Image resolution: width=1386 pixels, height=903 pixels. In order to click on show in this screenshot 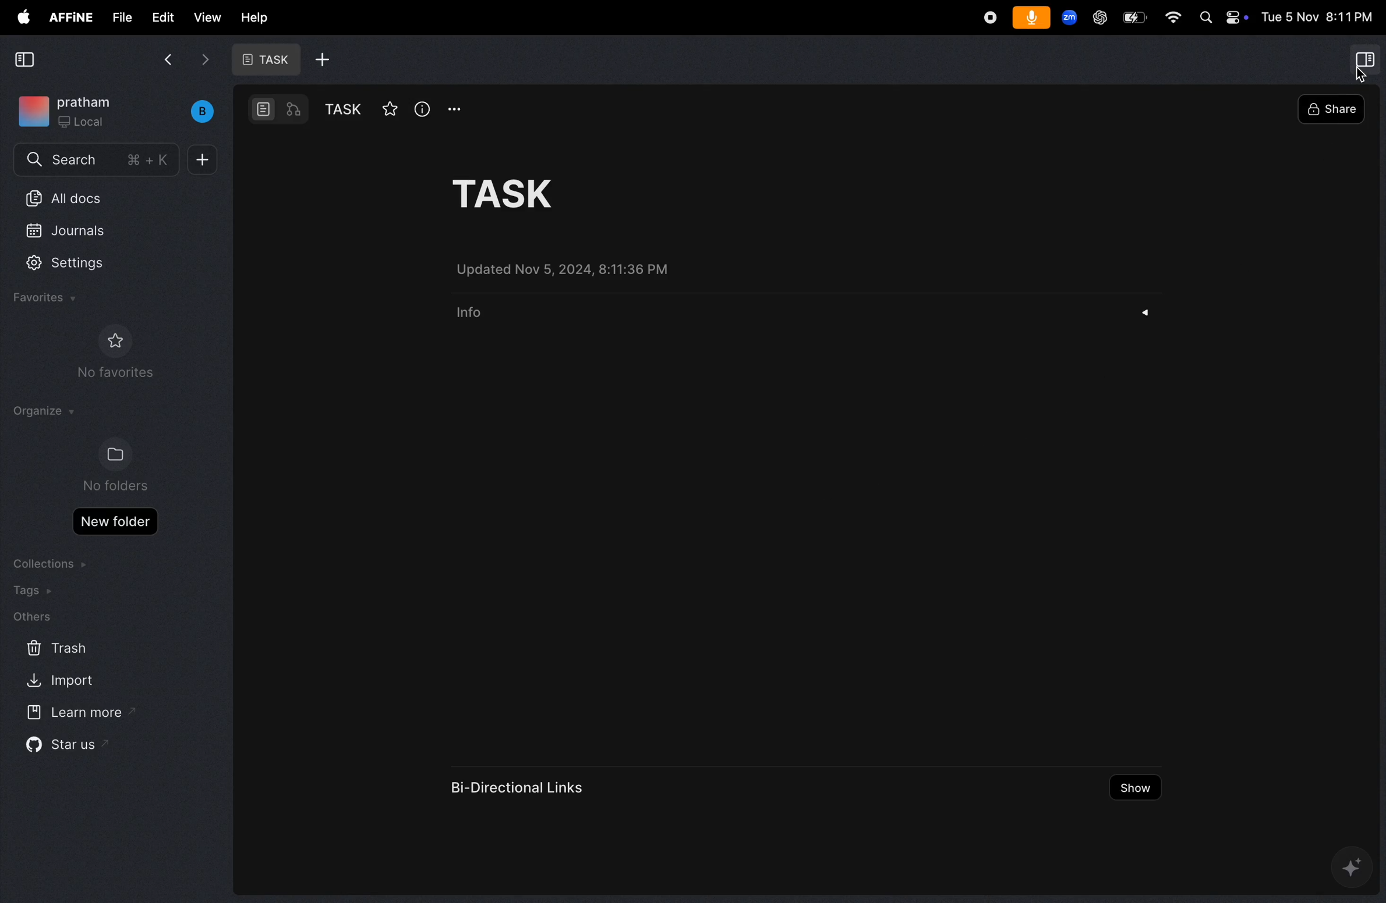, I will do `click(1132, 785)`.